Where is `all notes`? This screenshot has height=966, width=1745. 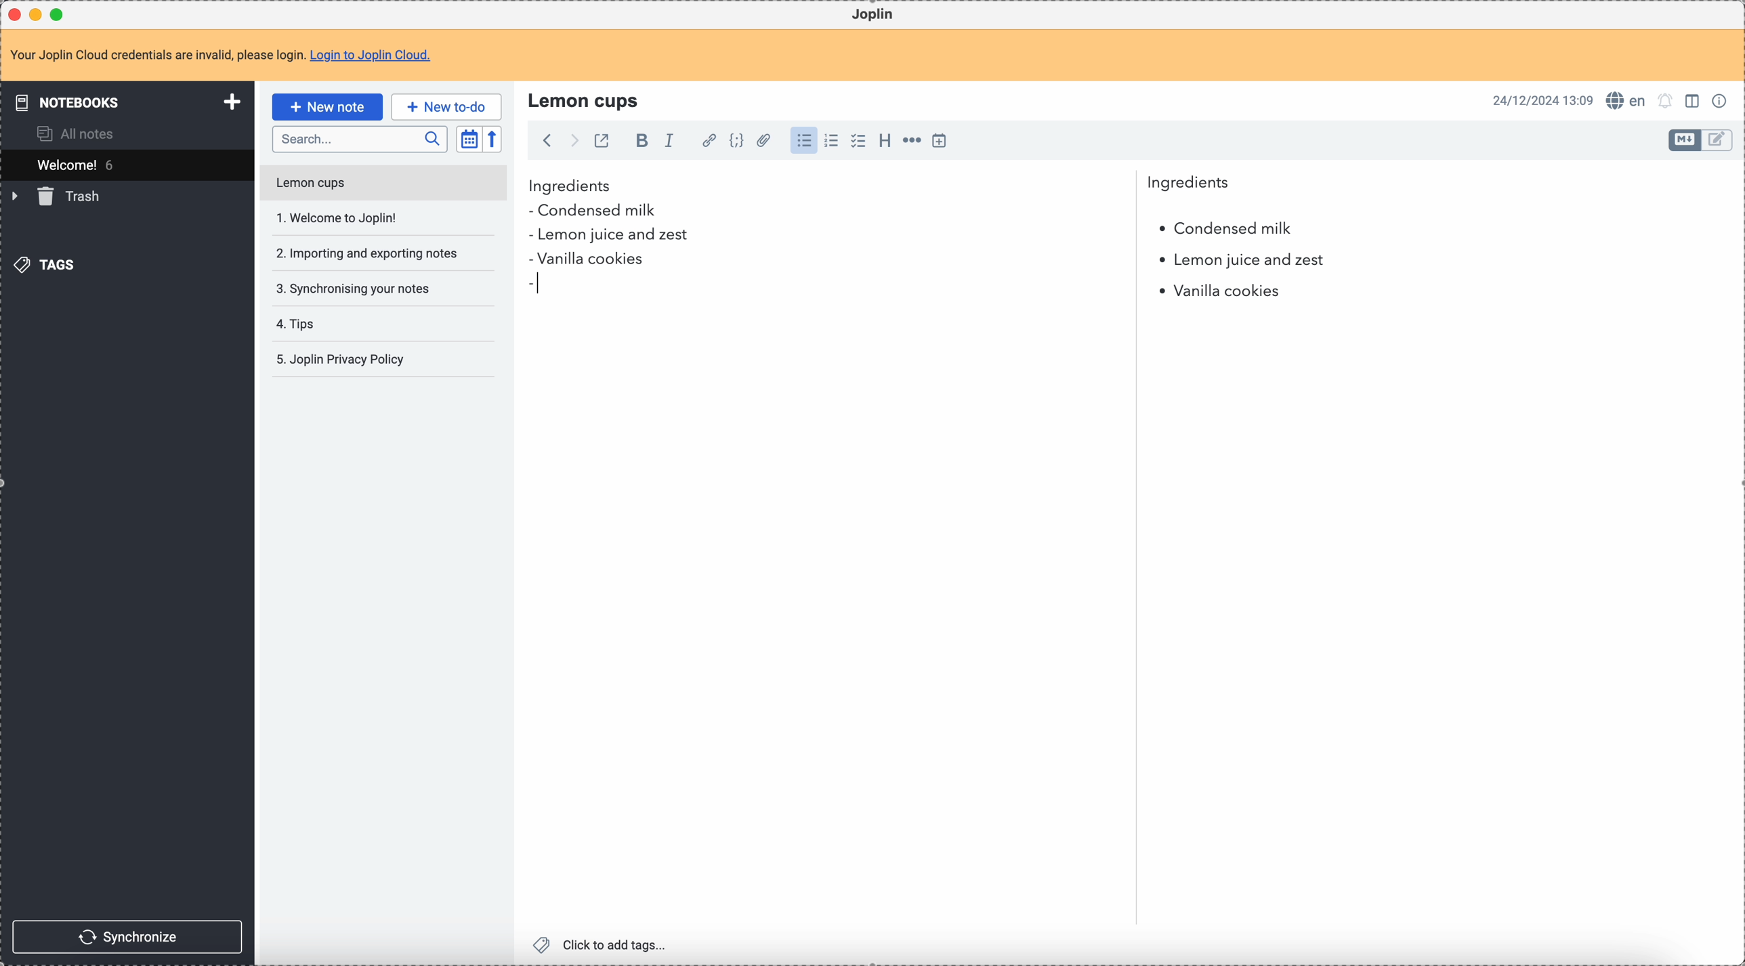
all notes is located at coordinates (80, 133).